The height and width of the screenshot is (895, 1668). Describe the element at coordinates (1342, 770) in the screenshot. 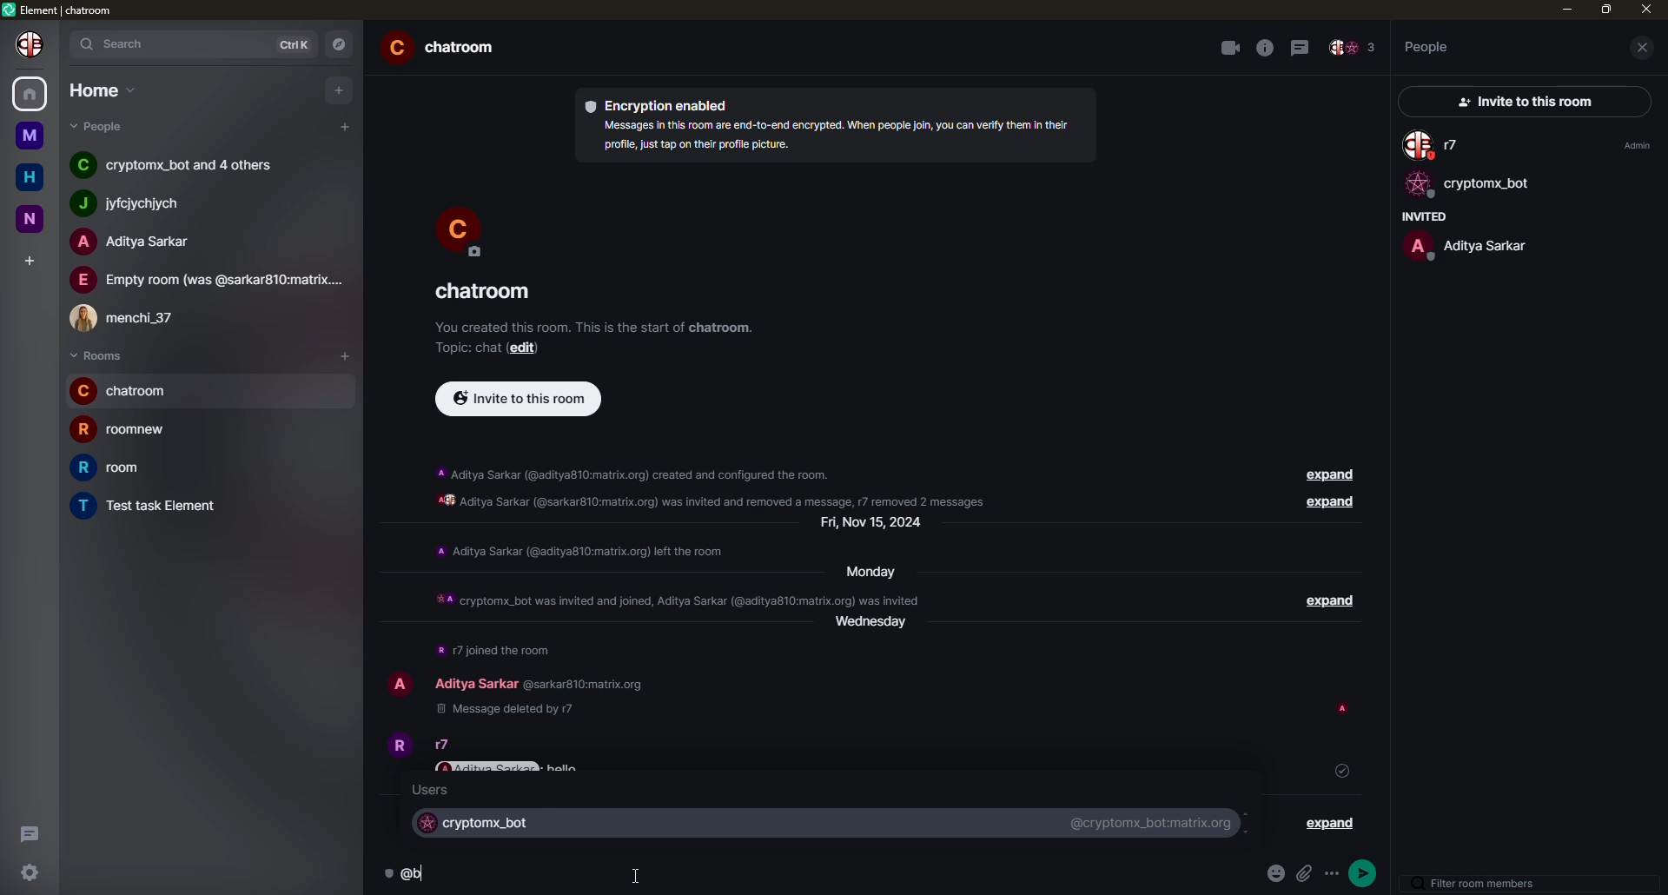

I see `sent` at that location.